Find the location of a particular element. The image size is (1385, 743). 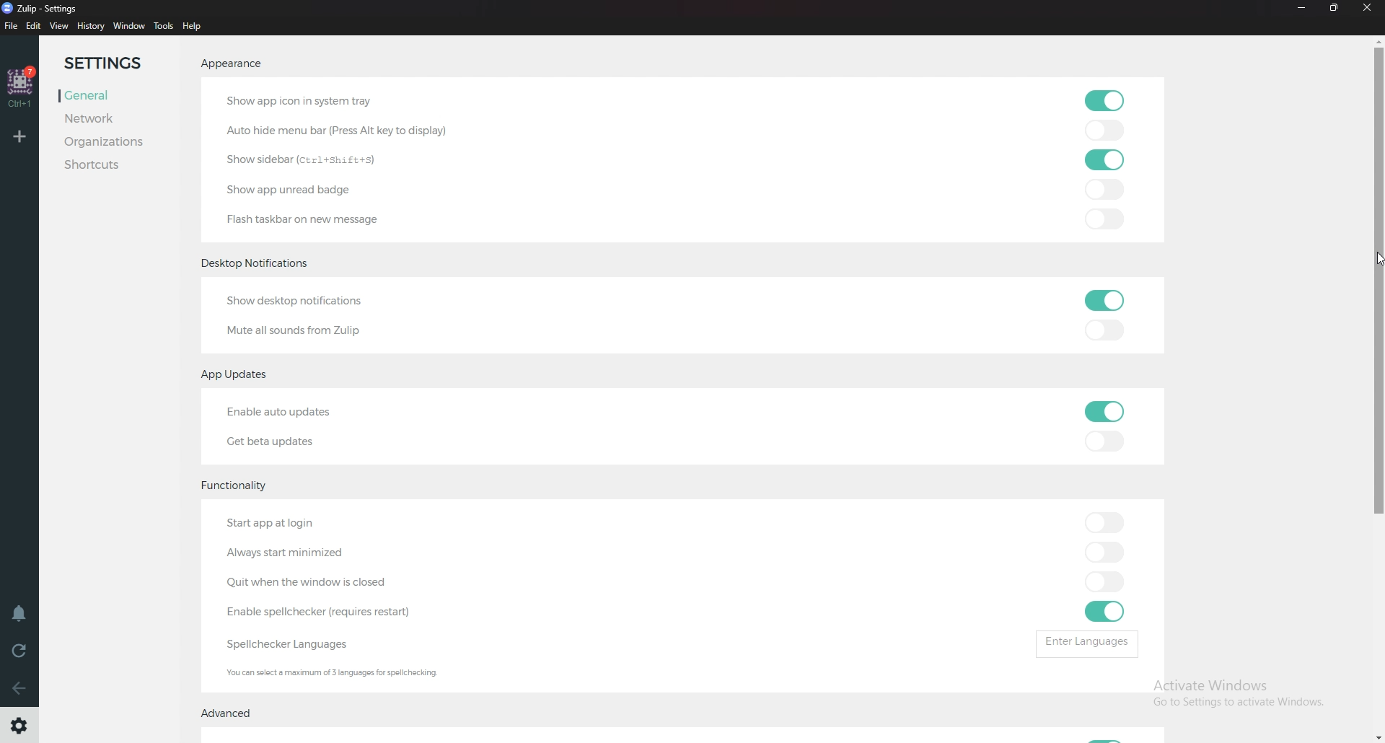

Advanced is located at coordinates (229, 714).